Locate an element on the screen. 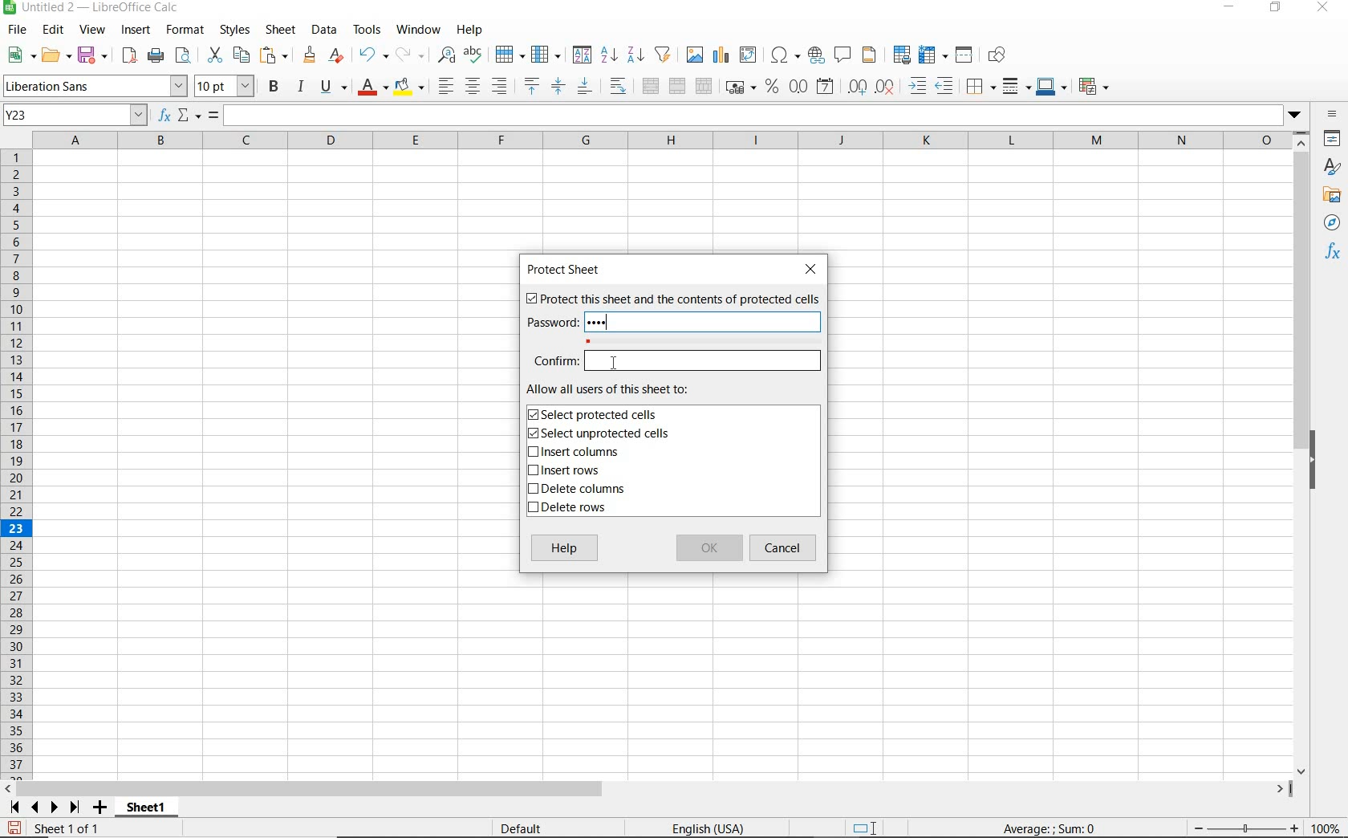 The image size is (1348, 838). BORDERS is located at coordinates (979, 88).